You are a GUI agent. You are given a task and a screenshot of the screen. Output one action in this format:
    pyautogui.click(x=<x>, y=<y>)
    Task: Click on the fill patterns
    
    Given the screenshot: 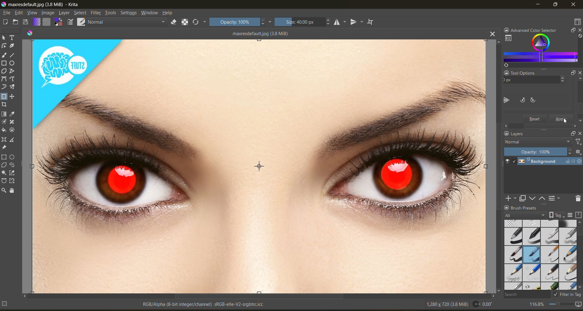 What is the action you would take?
    pyautogui.click(x=47, y=22)
    